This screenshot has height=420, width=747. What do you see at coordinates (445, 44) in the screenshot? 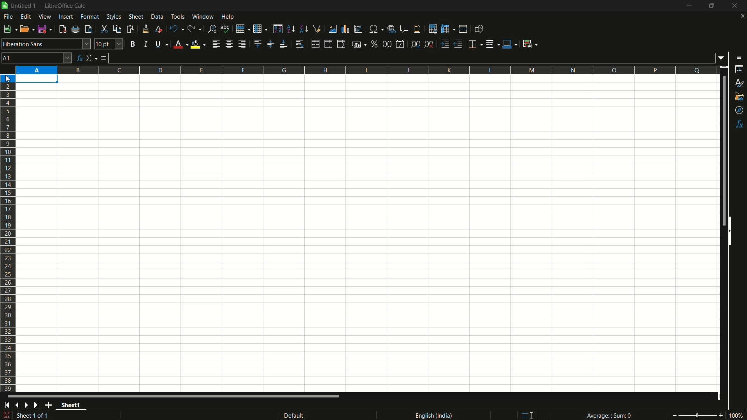
I see `increase indentation` at bounding box center [445, 44].